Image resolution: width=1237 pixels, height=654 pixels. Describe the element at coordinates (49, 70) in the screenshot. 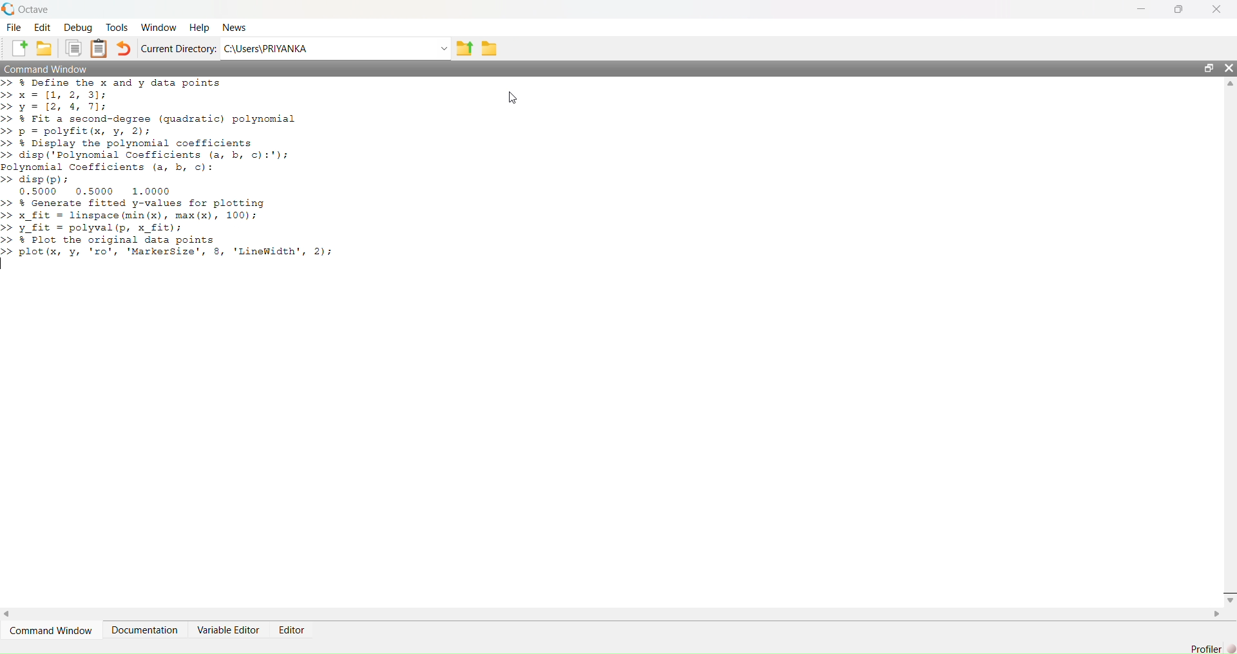

I see `Control Window` at that location.